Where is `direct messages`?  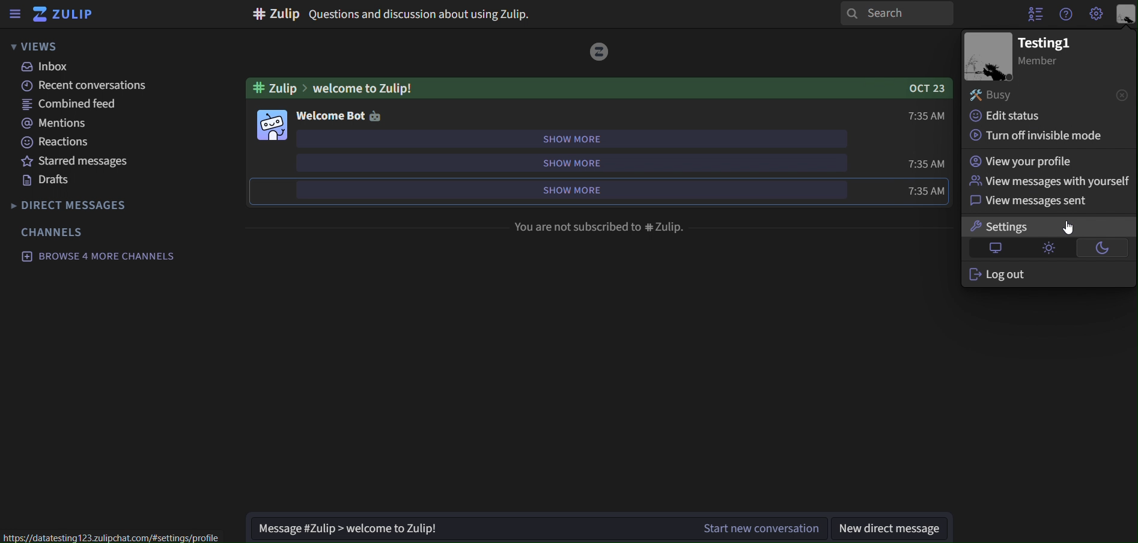
direct messages is located at coordinates (71, 204).